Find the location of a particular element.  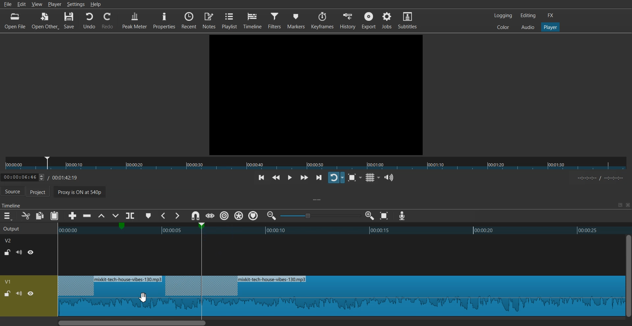

Close is located at coordinates (627, 205).